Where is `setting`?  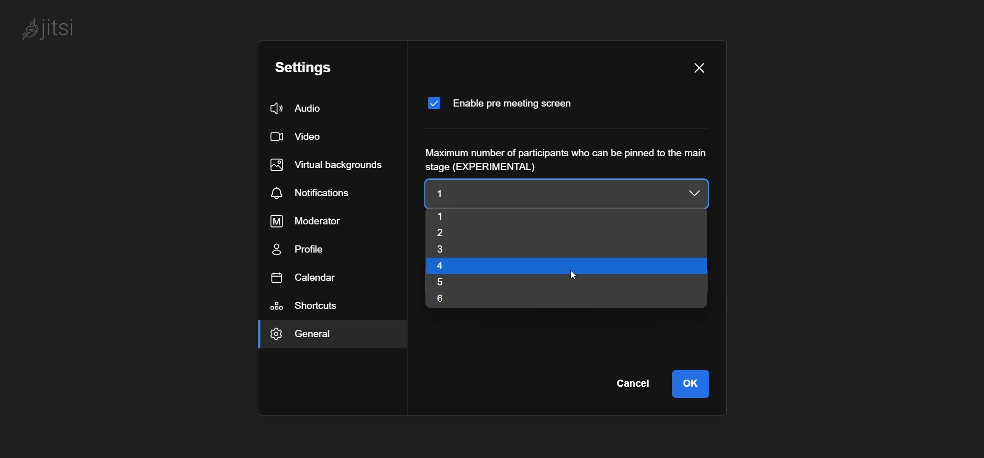 setting is located at coordinates (304, 68).